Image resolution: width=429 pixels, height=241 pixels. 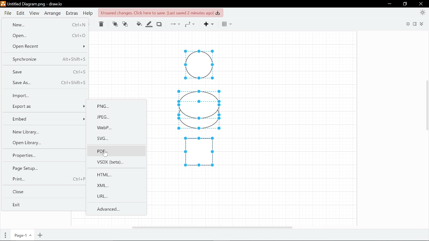 I want to click on Waypoints, so click(x=190, y=24).